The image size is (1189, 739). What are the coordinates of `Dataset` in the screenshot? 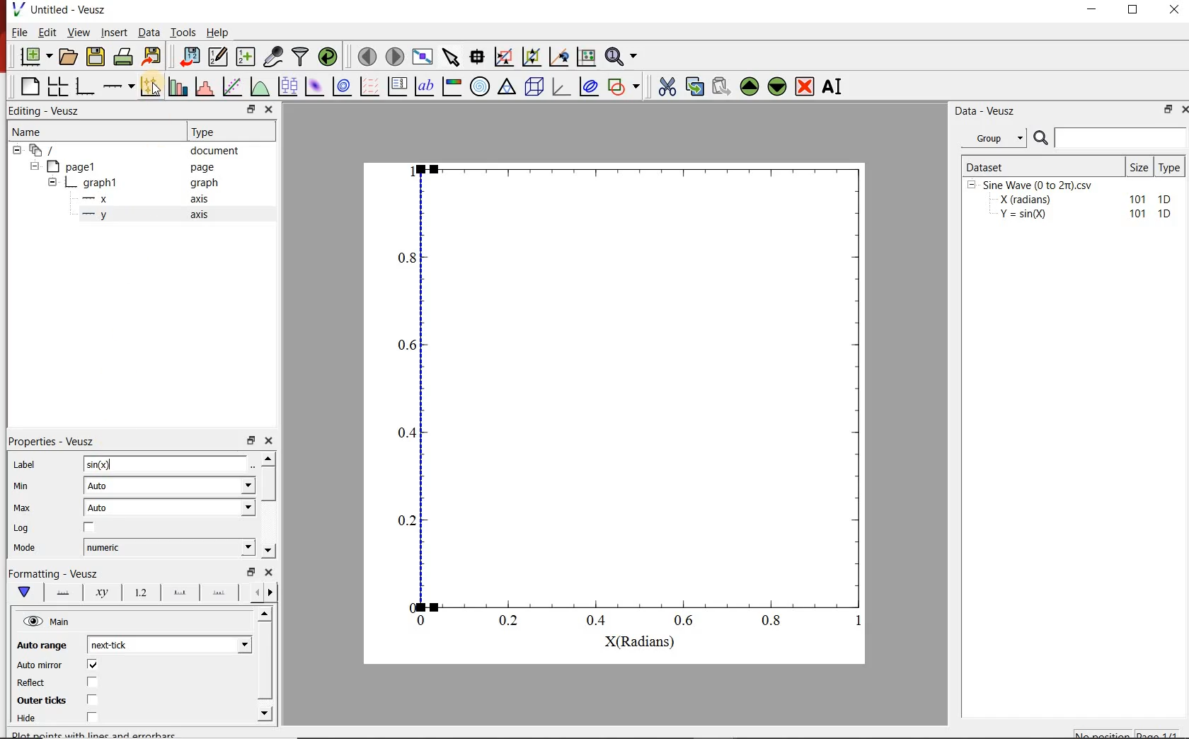 It's located at (1042, 166).